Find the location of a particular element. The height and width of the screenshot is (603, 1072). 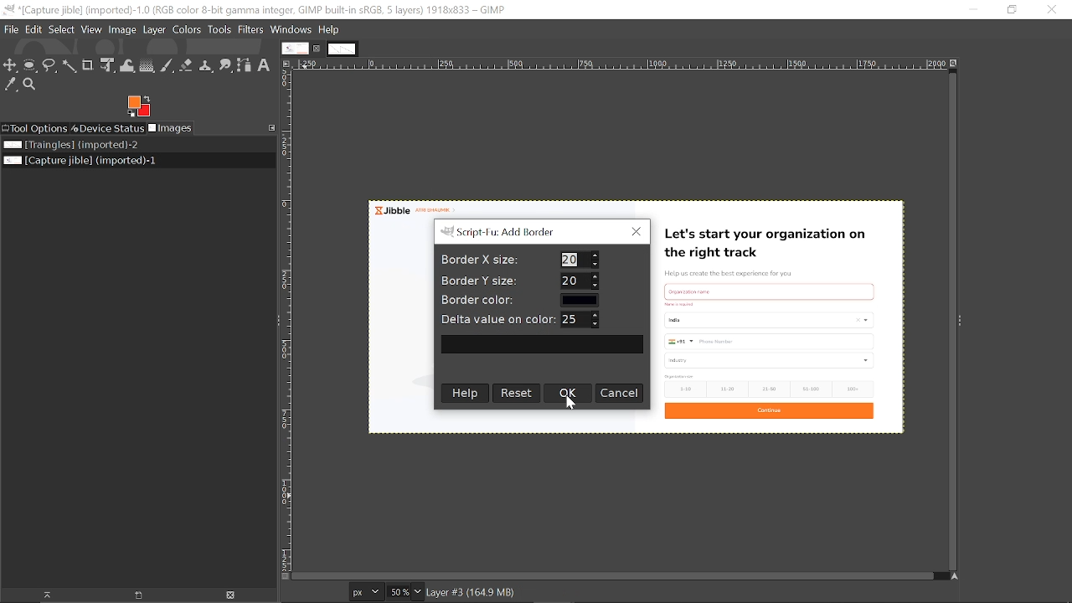

| Delta value on color: is located at coordinates (495, 322).